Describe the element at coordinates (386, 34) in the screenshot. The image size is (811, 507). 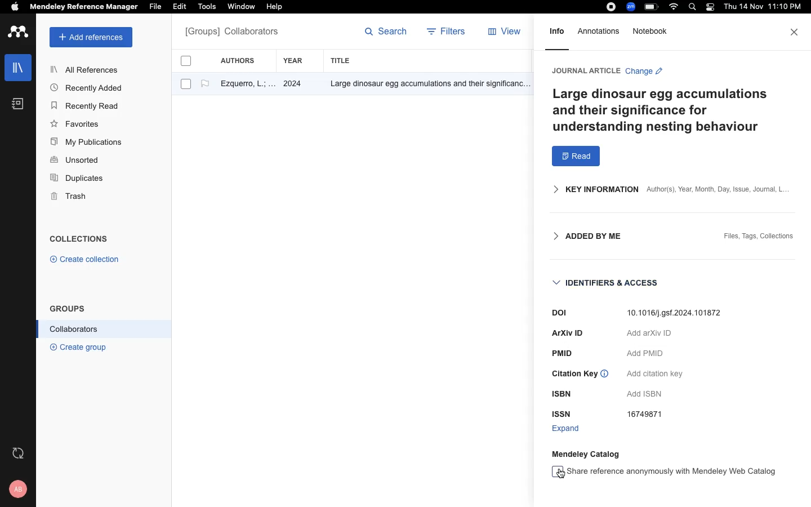
I see `search` at that location.